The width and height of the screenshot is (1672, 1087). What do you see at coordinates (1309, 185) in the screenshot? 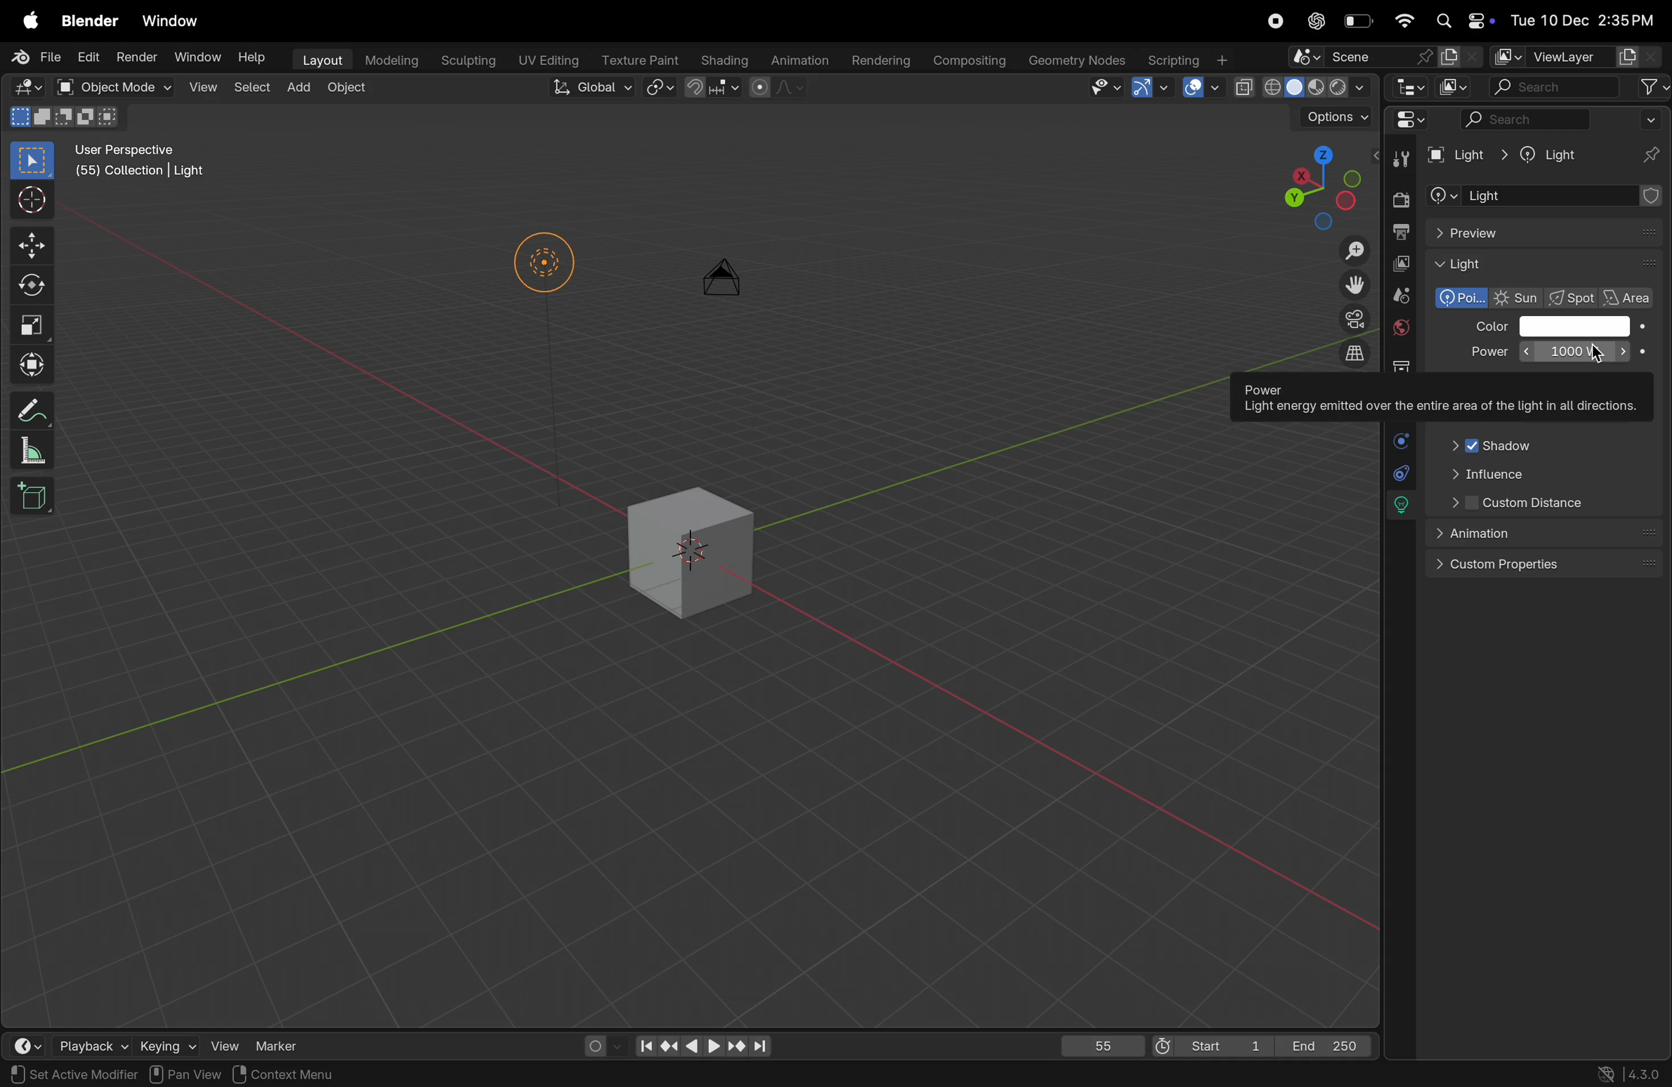
I see `viewpoint` at bounding box center [1309, 185].